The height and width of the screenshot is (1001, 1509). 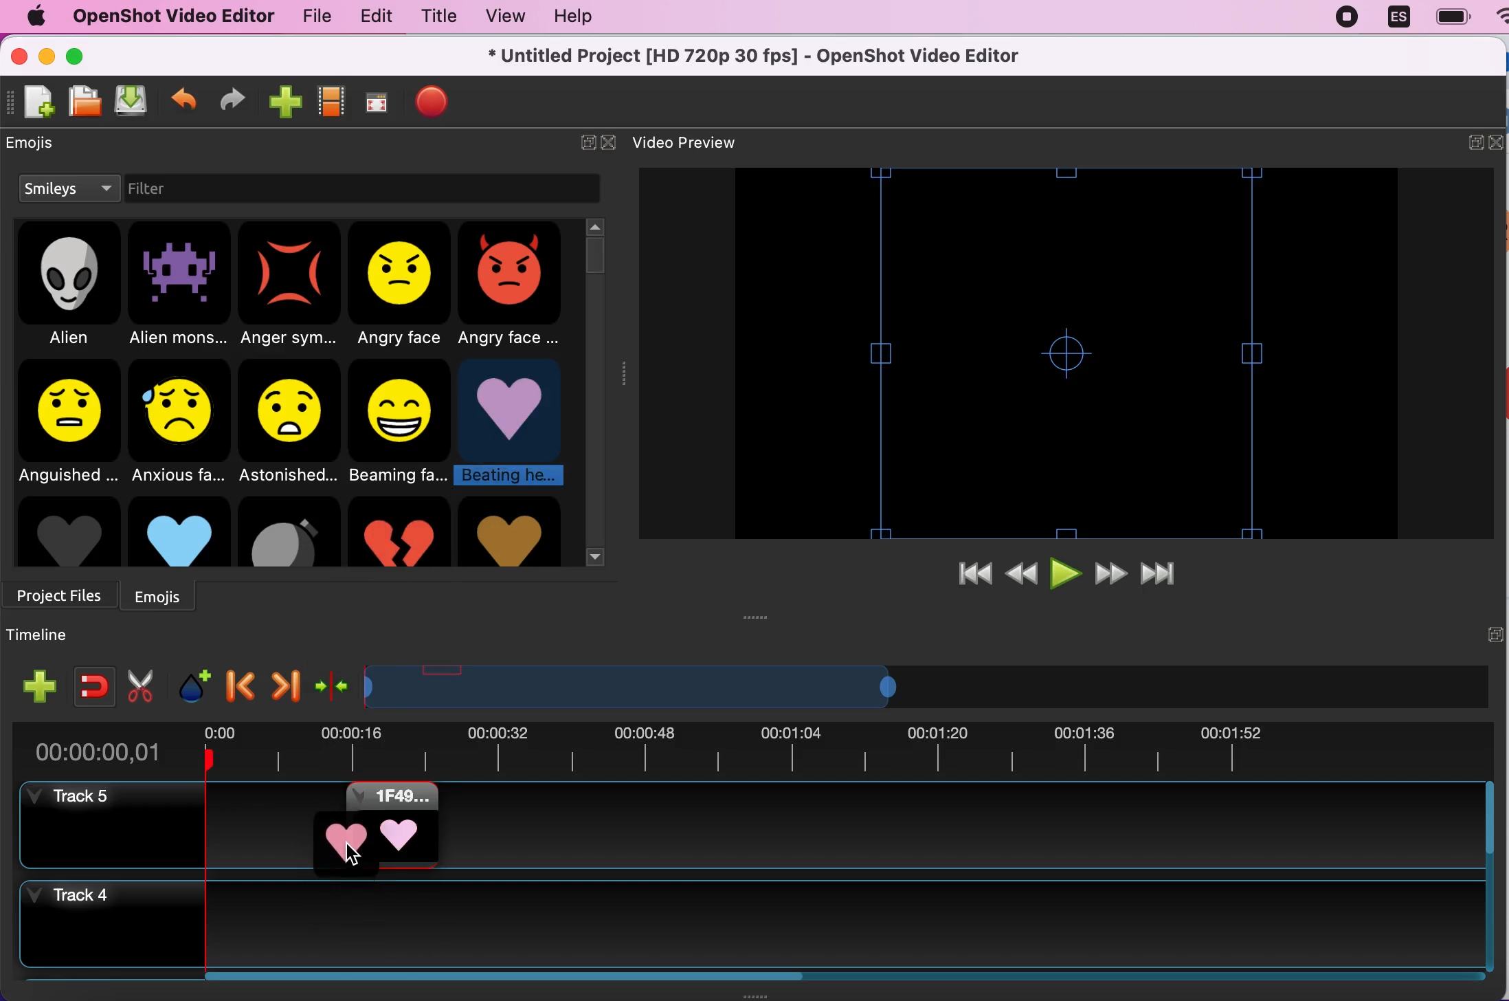 What do you see at coordinates (179, 531) in the screenshot?
I see `Blue heart` at bounding box center [179, 531].